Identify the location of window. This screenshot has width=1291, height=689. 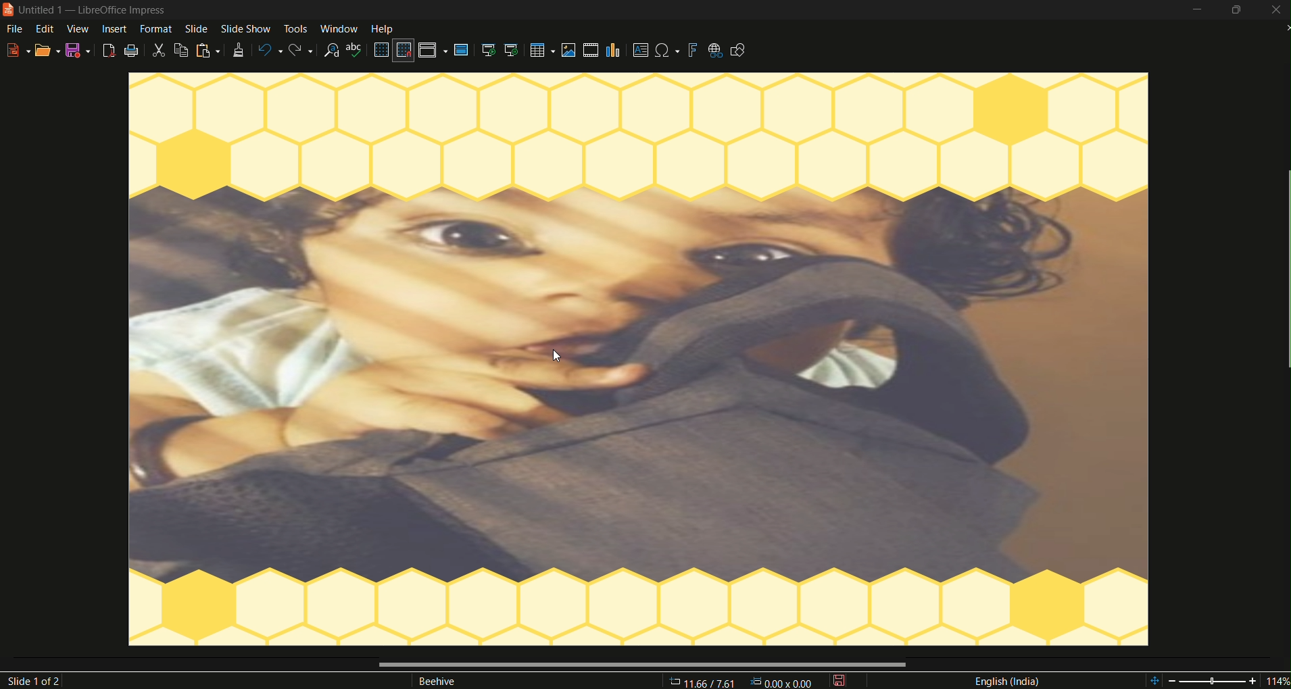
(340, 28).